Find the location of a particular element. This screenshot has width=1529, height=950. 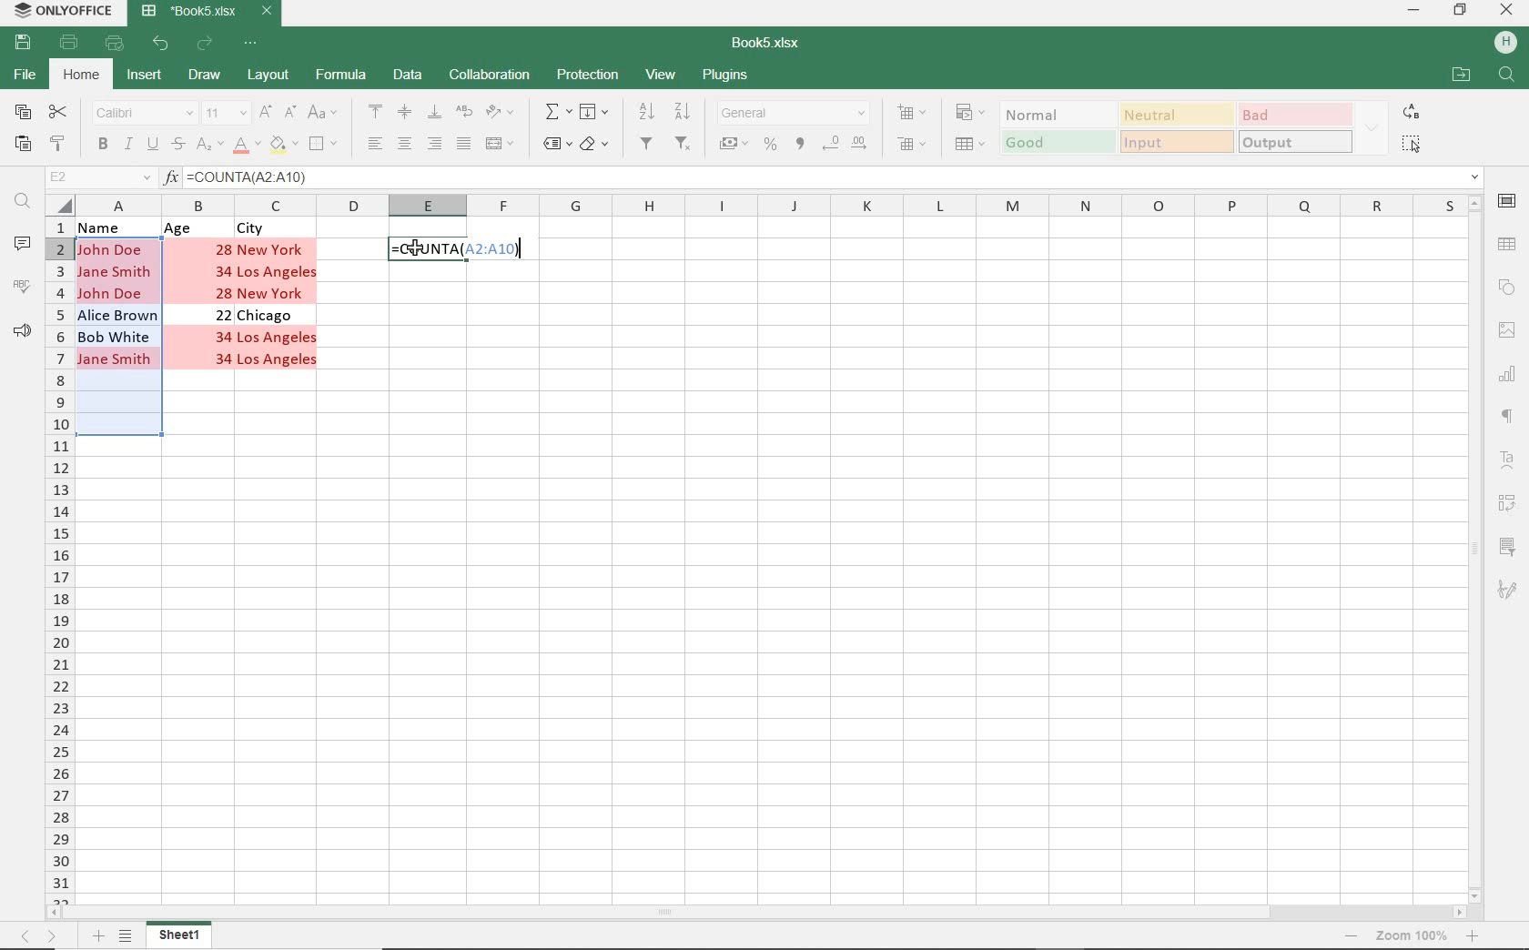

ROWS is located at coordinates (59, 561).